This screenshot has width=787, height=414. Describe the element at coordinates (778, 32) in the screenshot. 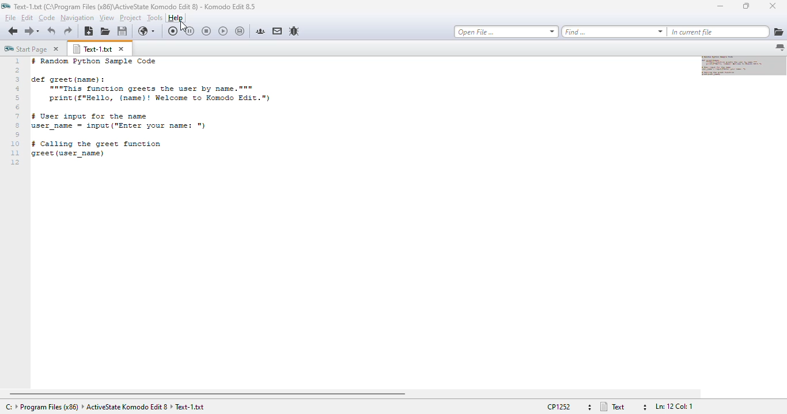

I see `browse for directories to add to search list` at that location.